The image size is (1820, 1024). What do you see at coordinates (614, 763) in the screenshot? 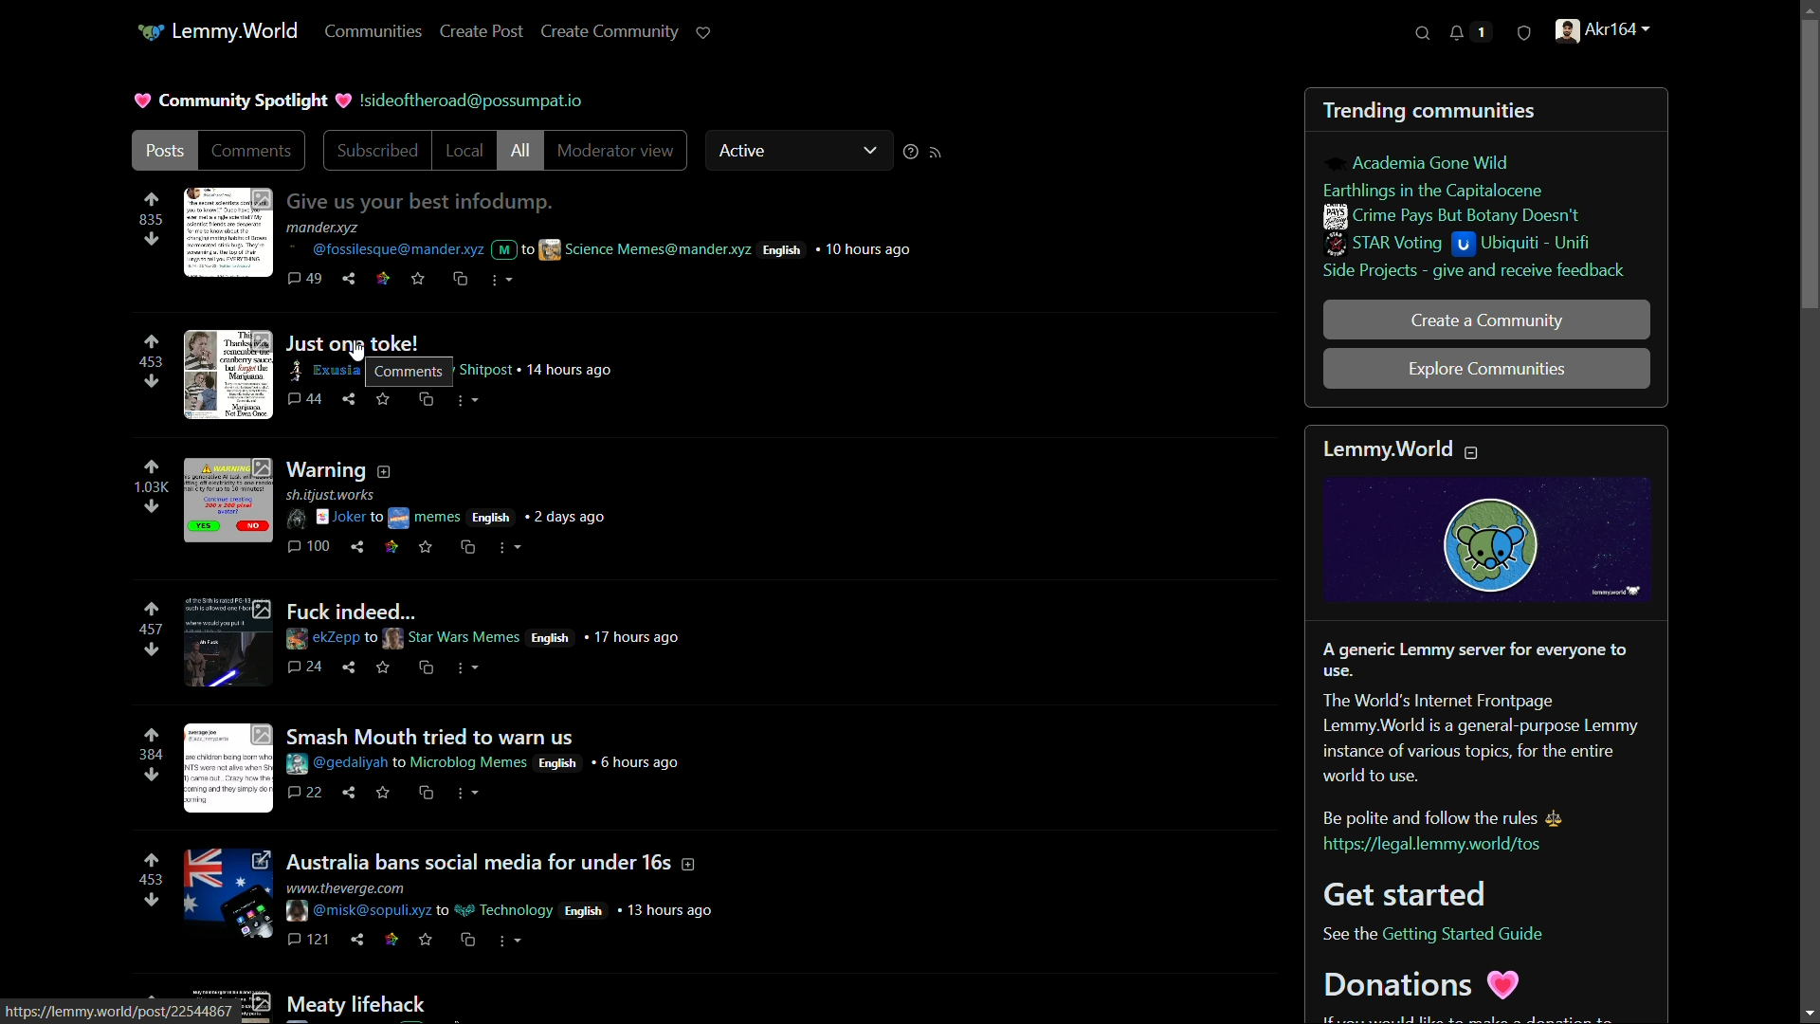
I see `English 6 hours ago` at bounding box center [614, 763].